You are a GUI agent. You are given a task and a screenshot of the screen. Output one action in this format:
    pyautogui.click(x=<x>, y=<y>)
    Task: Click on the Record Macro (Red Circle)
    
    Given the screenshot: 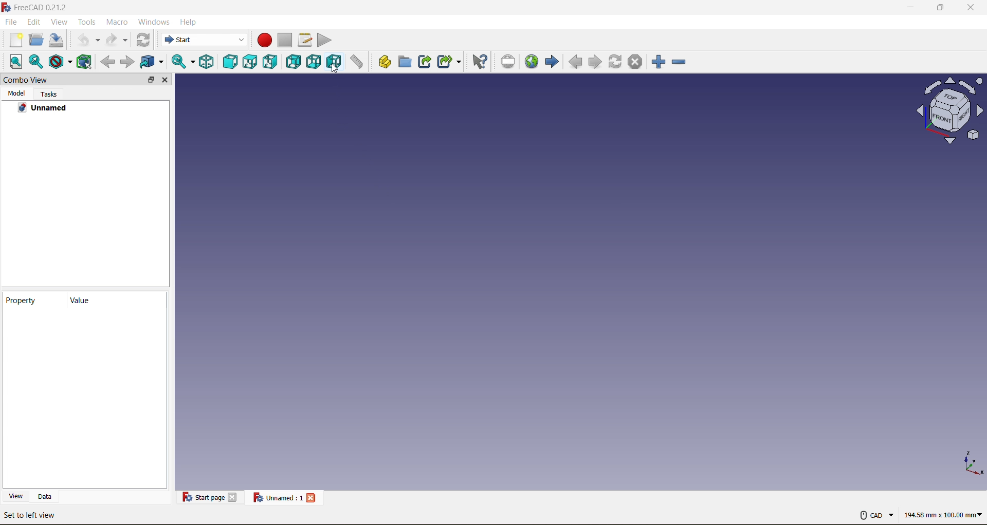 What is the action you would take?
    pyautogui.click(x=264, y=40)
    